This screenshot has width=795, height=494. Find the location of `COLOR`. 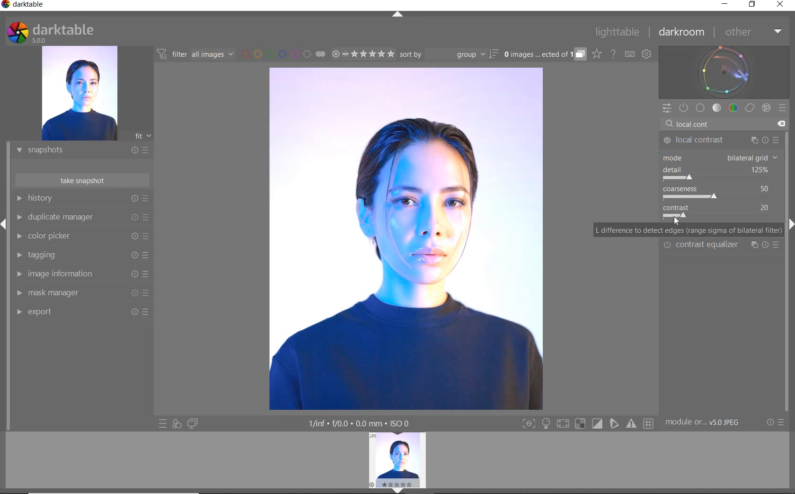

COLOR is located at coordinates (733, 107).